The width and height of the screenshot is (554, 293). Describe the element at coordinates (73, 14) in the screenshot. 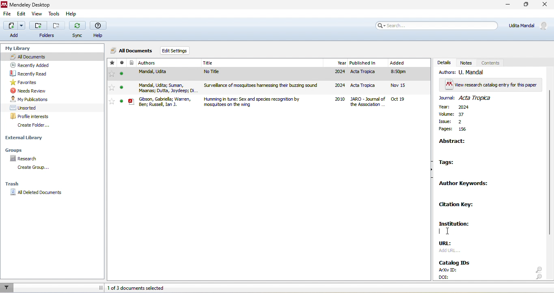

I see `help` at that location.